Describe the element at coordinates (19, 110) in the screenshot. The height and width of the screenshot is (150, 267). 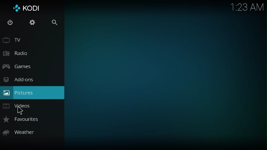
I see `cursor` at that location.